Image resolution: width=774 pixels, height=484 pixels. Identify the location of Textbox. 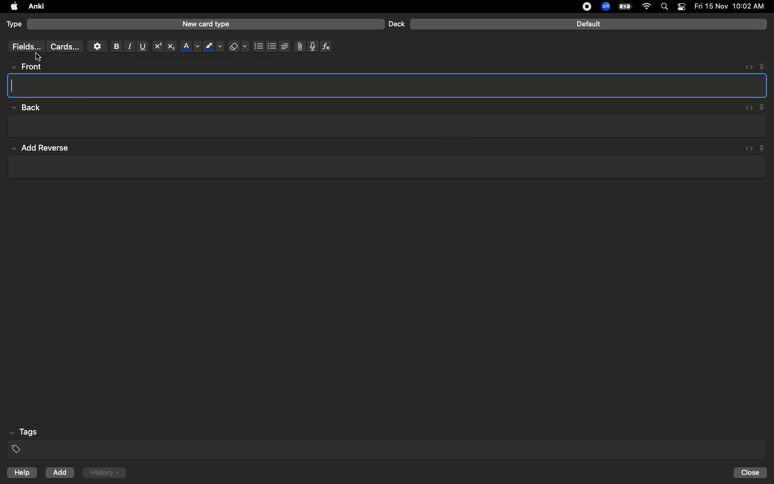
(388, 85).